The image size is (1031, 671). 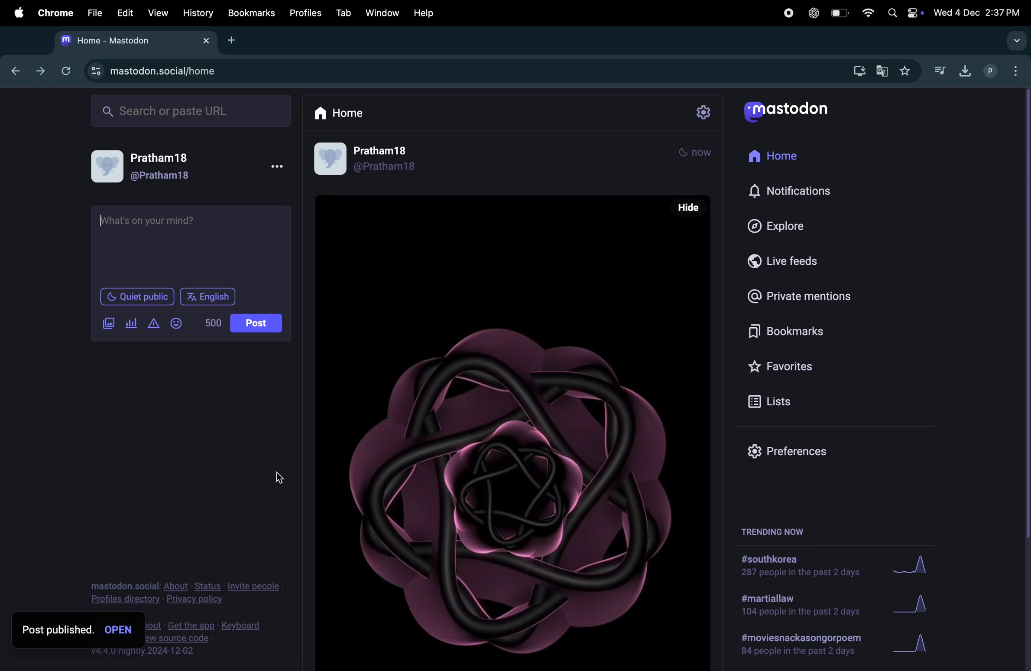 What do you see at coordinates (176, 323) in the screenshot?
I see `emoji` at bounding box center [176, 323].